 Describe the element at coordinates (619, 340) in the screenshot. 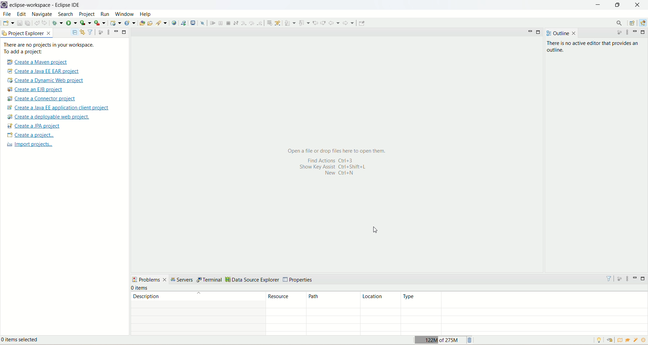

I see `overview` at that location.